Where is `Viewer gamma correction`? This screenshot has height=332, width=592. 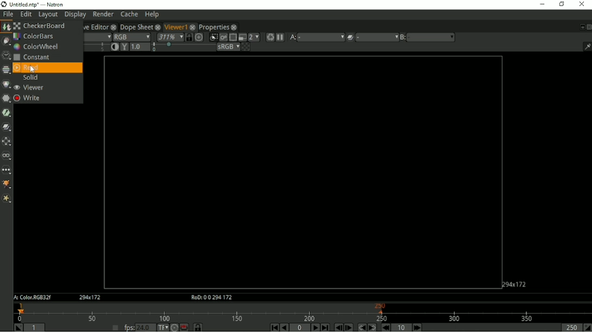 Viewer gamma correction is located at coordinates (124, 47).